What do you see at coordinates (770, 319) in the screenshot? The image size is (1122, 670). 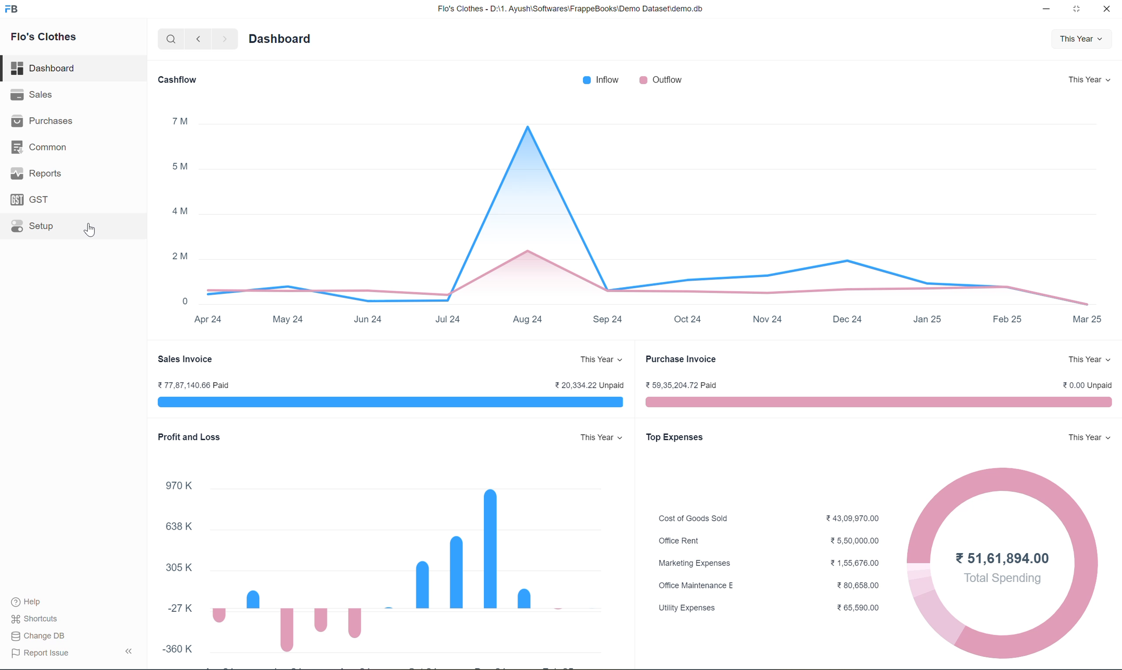 I see `Nov 24` at bounding box center [770, 319].